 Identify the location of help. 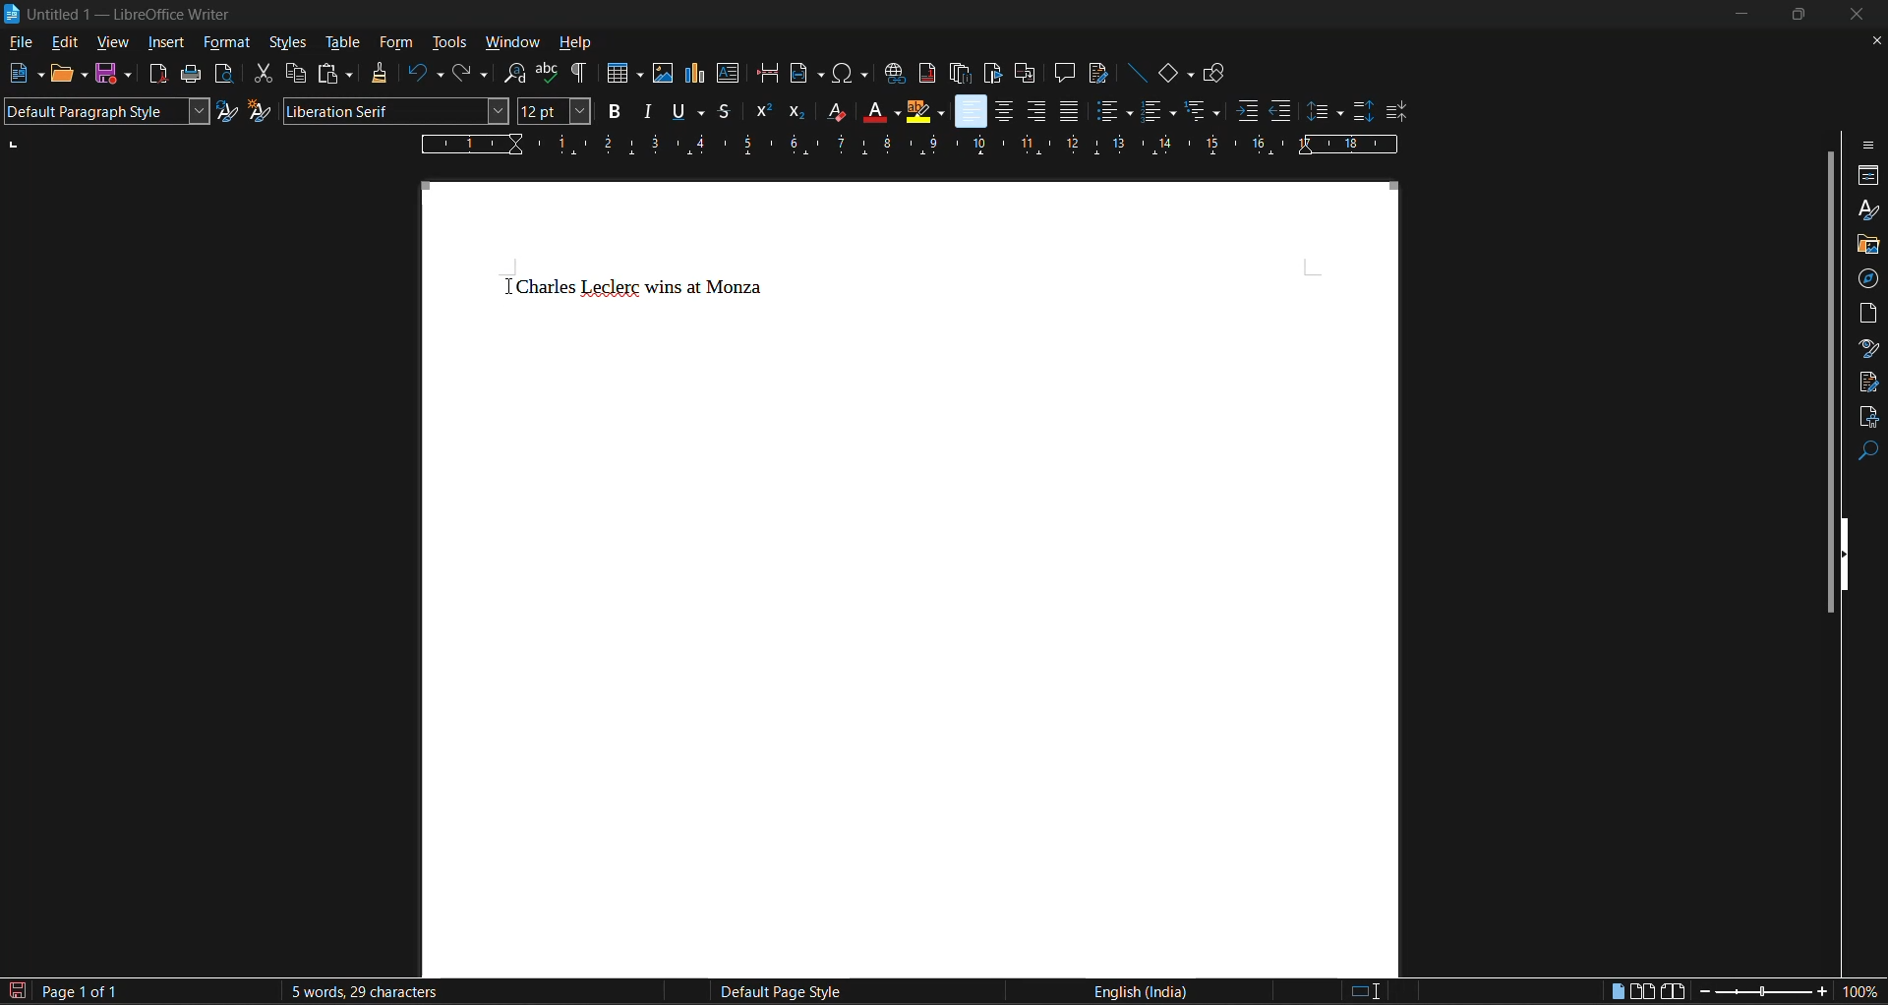
(578, 41).